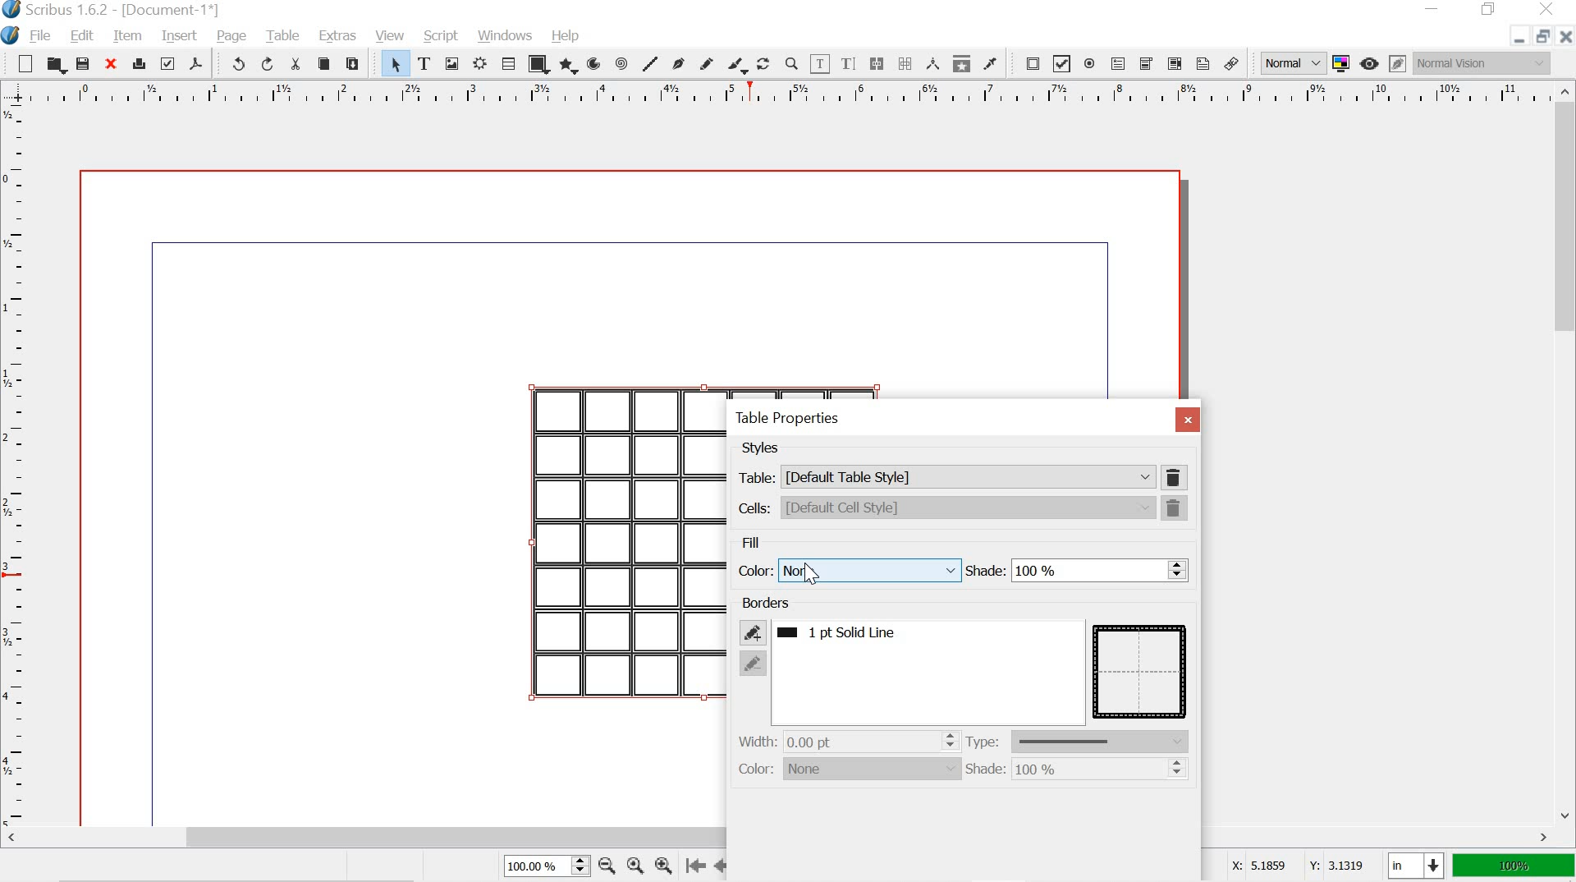  Describe the element at coordinates (1178, 770) in the screenshot. I see `shade change` at that location.